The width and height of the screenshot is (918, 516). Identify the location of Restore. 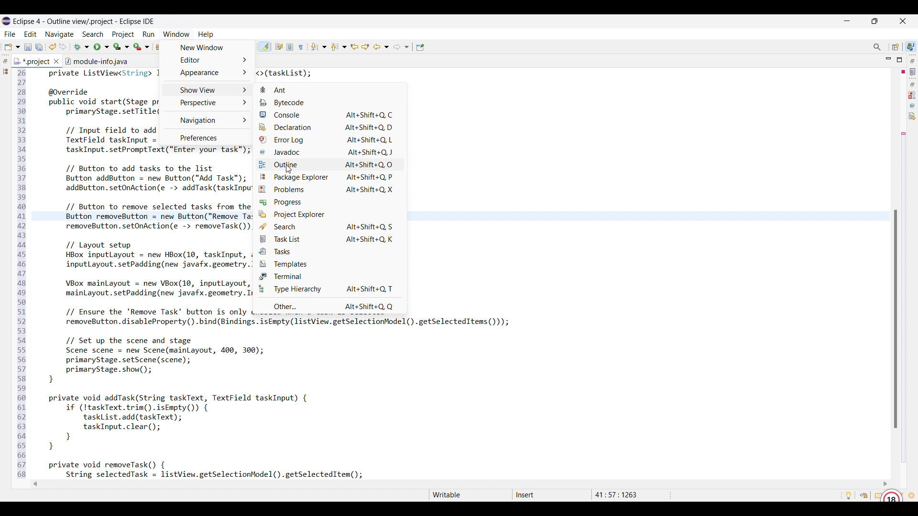
(5, 61).